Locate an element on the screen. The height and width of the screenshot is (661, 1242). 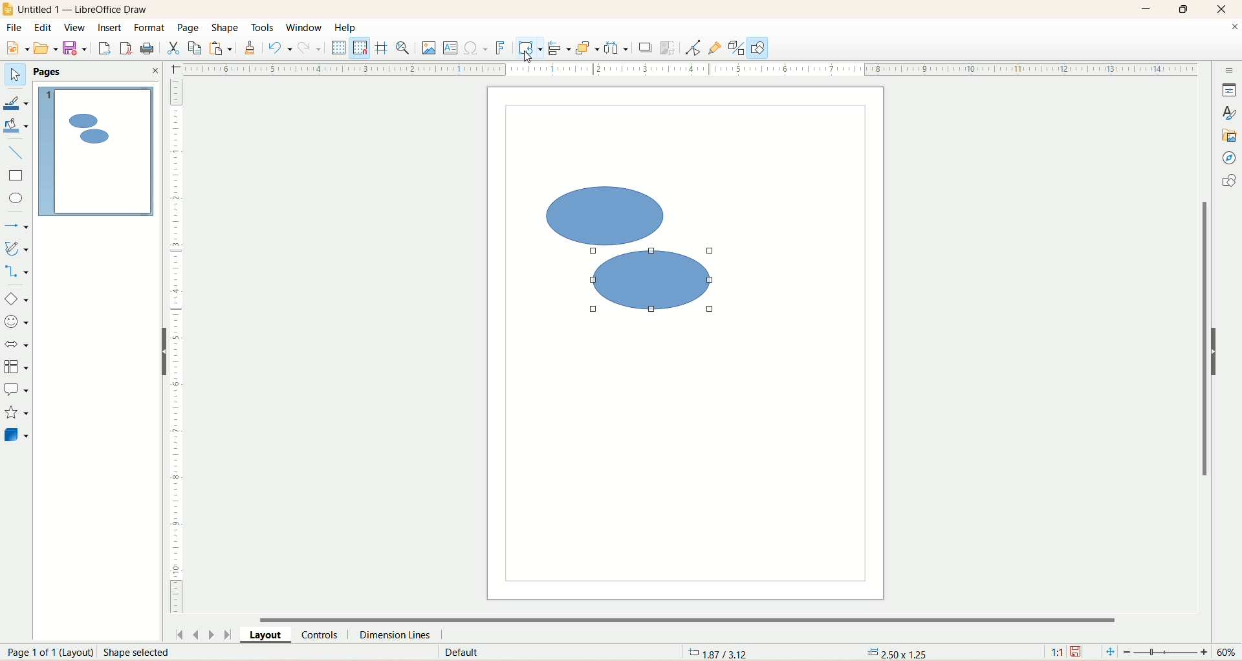
paste is located at coordinates (220, 48).